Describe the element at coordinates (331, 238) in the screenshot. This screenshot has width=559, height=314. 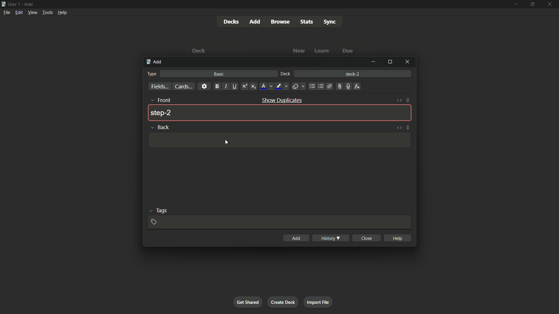
I see `history` at that location.